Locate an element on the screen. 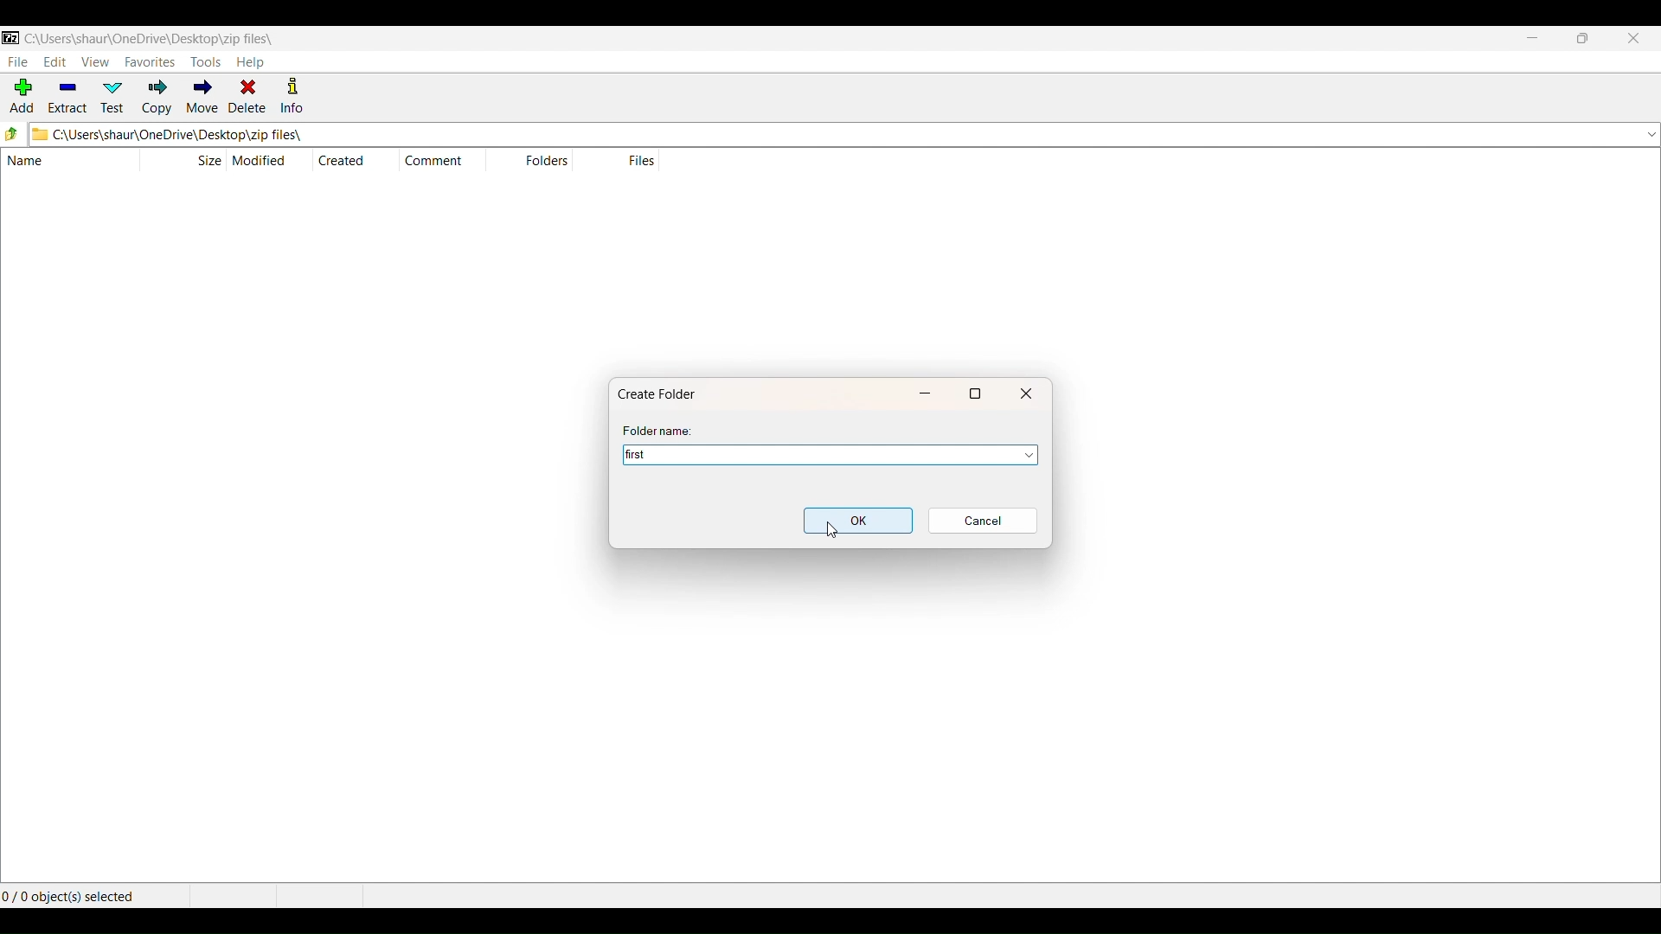 The width and height of the screenshot is (1661, 934). FOLDERS is located at coordinates (543, 162).